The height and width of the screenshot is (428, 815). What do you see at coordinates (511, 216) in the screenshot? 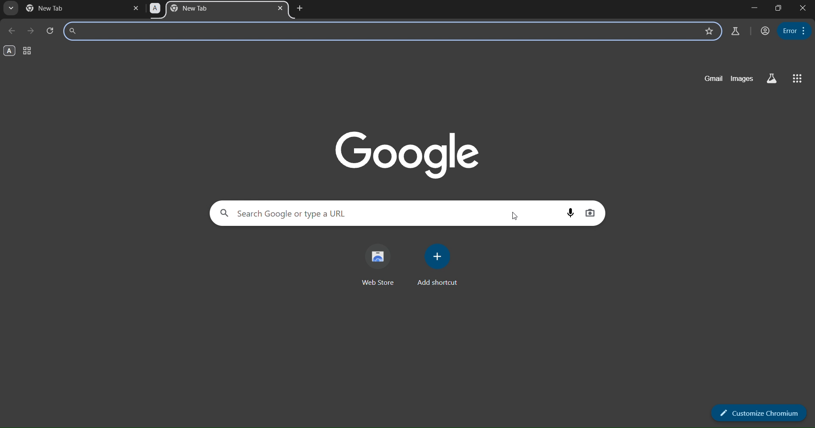
I see `cursor` at bounding box center [511, 216].